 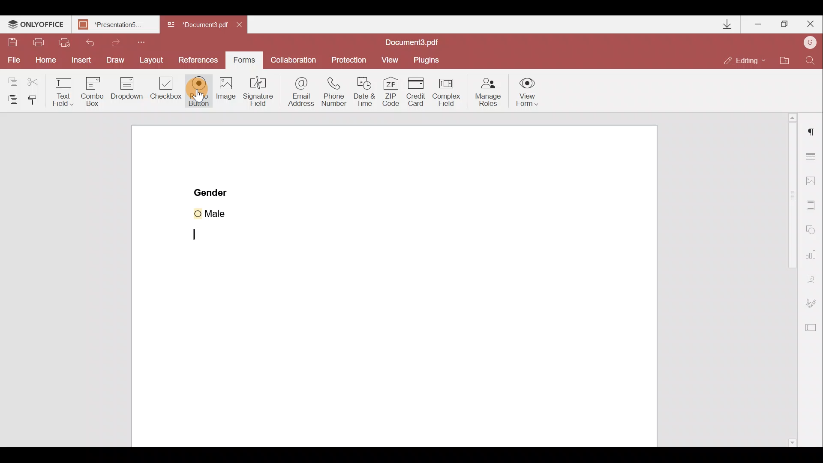 I want to click on Maximize, so click(x=785, y=23).